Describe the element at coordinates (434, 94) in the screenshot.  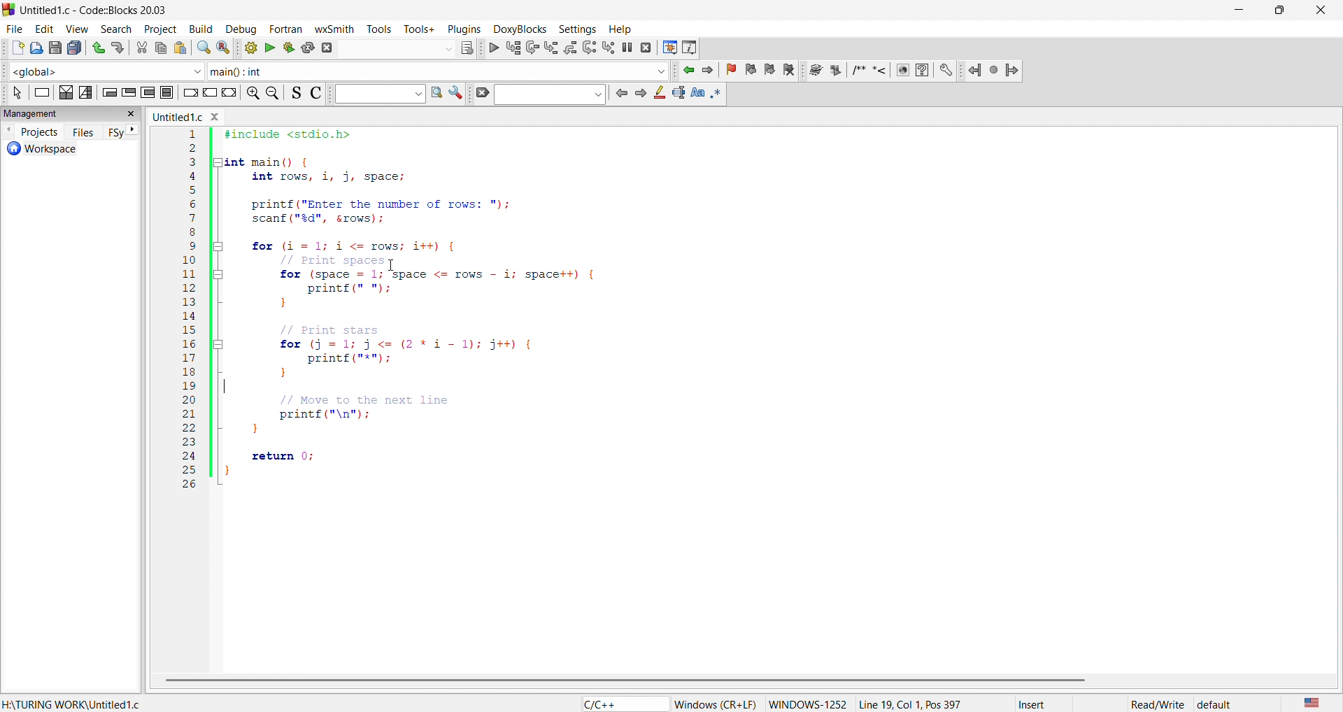
I see `find in page` at that location.